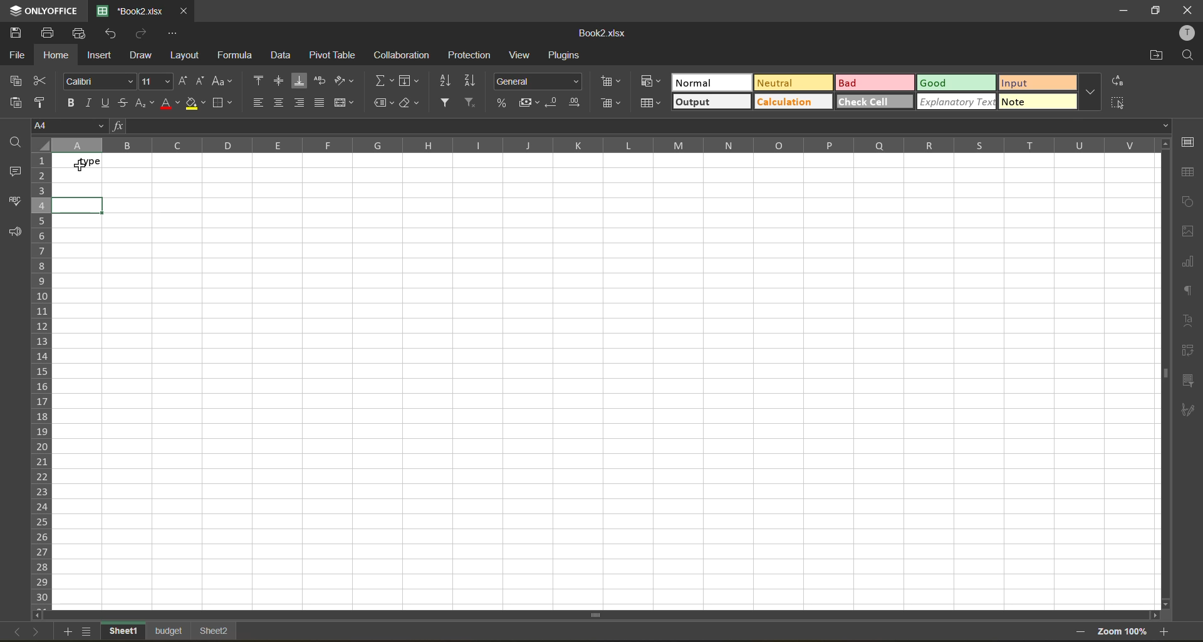 Image resolution: width=1203 pixels, height=642 pixels. Describe the element at coordinates (611, 105) in the screenshot. I see `remove cells` at that location.